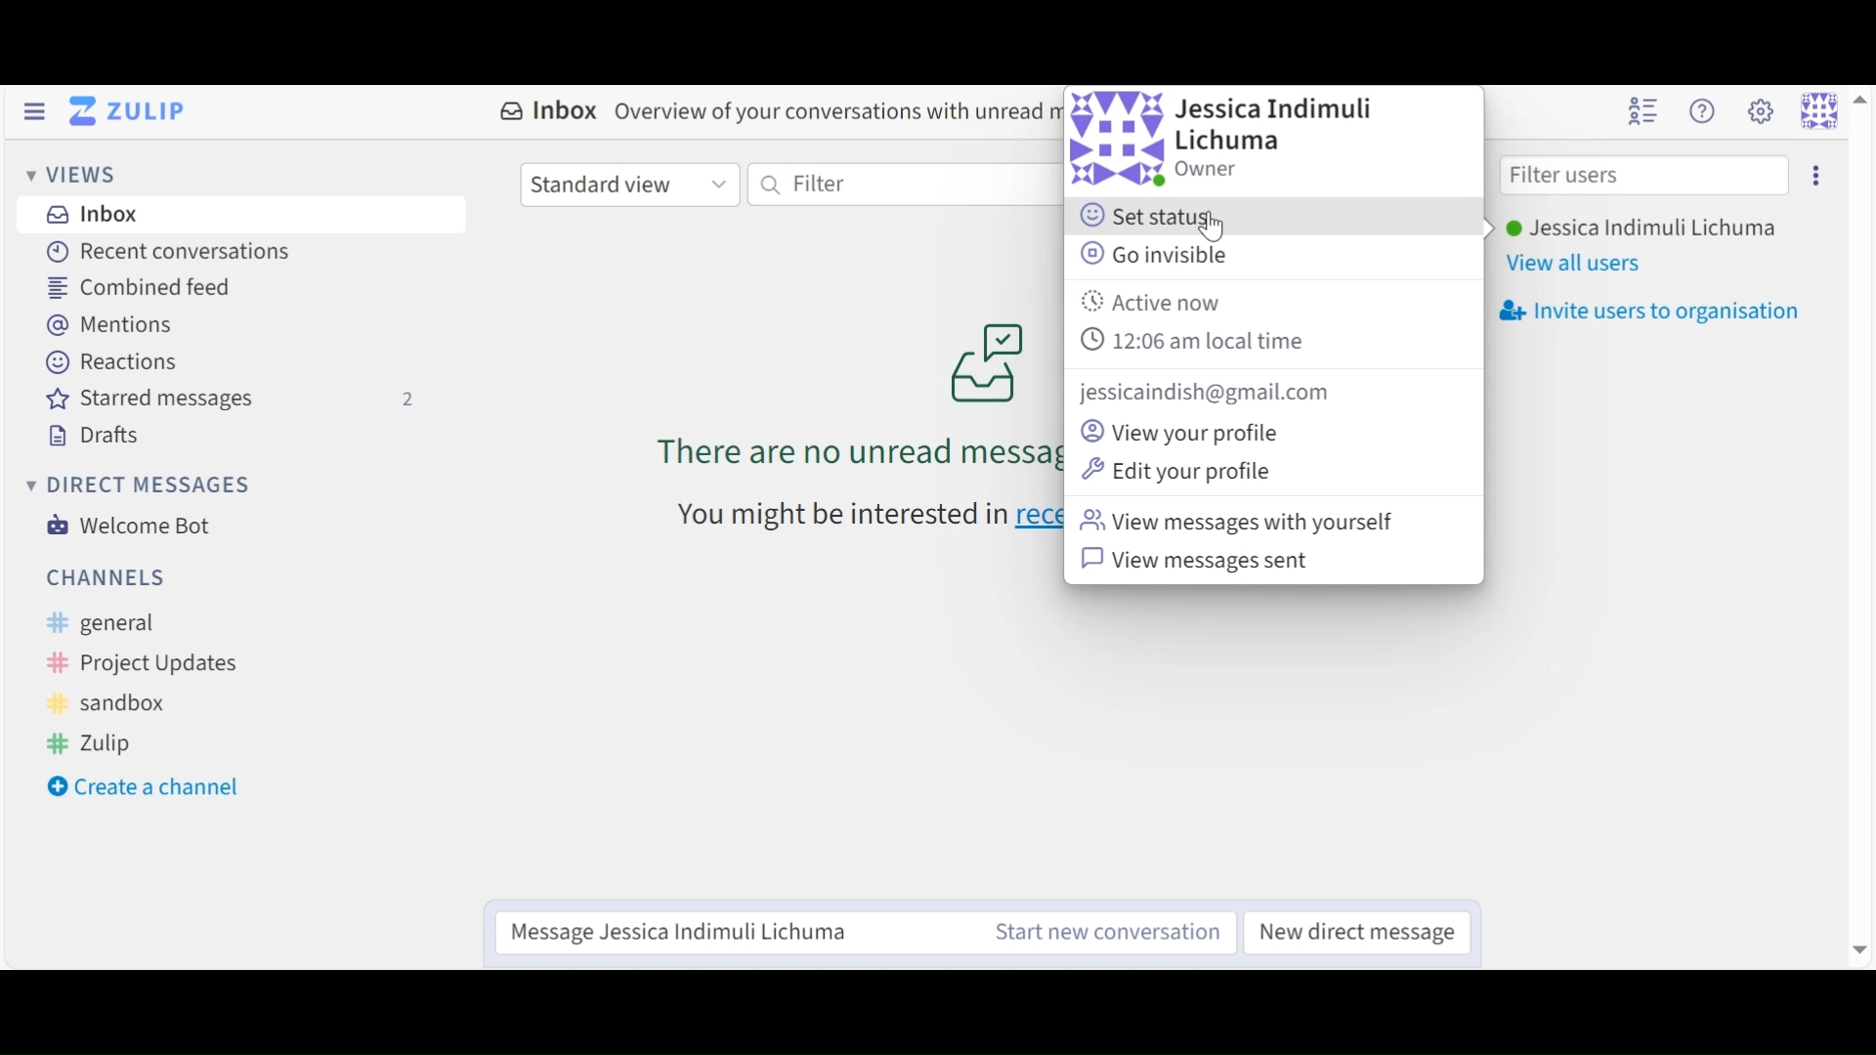 The height and width of the screenshot is (1055, 1876). I want to click on Go to Home View (inbox), so click(132, 112).